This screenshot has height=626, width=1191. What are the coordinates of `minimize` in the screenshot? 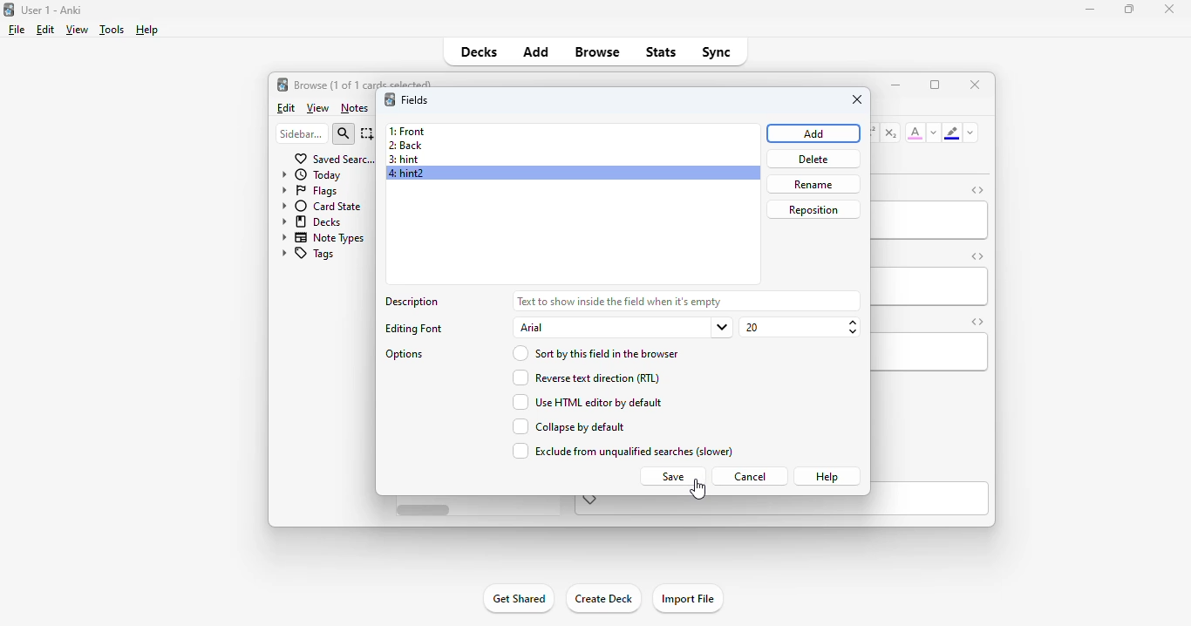 It's located at (895, 84).